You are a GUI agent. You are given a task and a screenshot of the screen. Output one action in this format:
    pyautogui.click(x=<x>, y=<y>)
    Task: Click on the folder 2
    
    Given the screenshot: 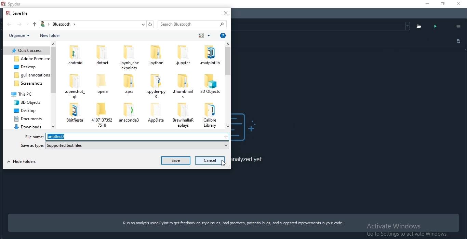 What is the action you would take?
    pyautogui.click(x=27, y=60)
    